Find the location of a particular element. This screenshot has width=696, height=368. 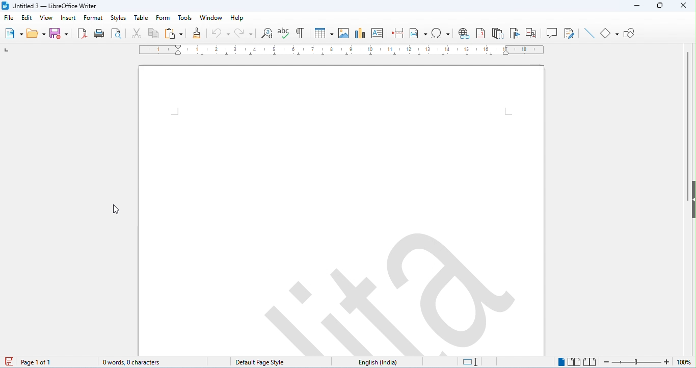

insert comment is located at coordinates (552, 33).